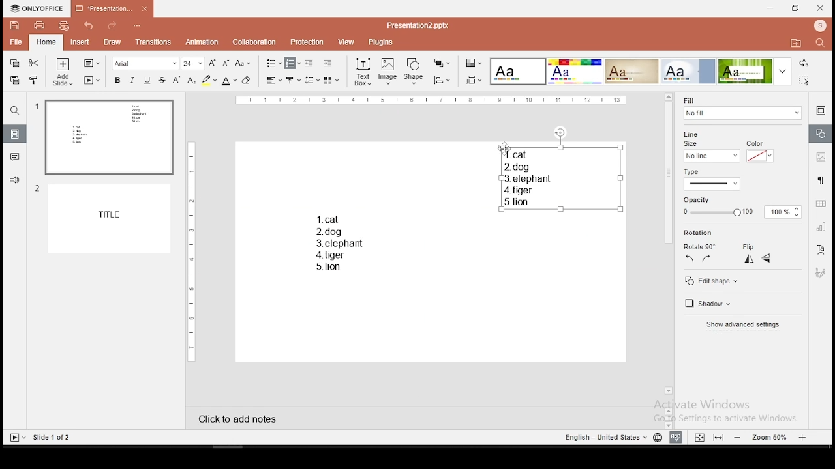  I want to click on type, so click(695, 171).